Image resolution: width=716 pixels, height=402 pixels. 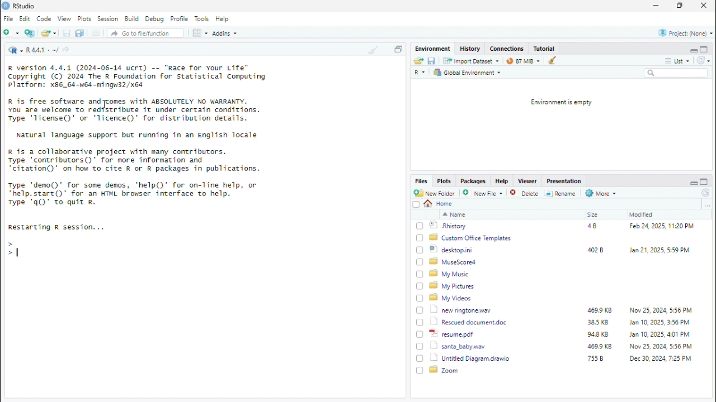 What do you see at coordinates (6, 6) in the screenshot?
I see `logo` at bounding box center [6, 6].